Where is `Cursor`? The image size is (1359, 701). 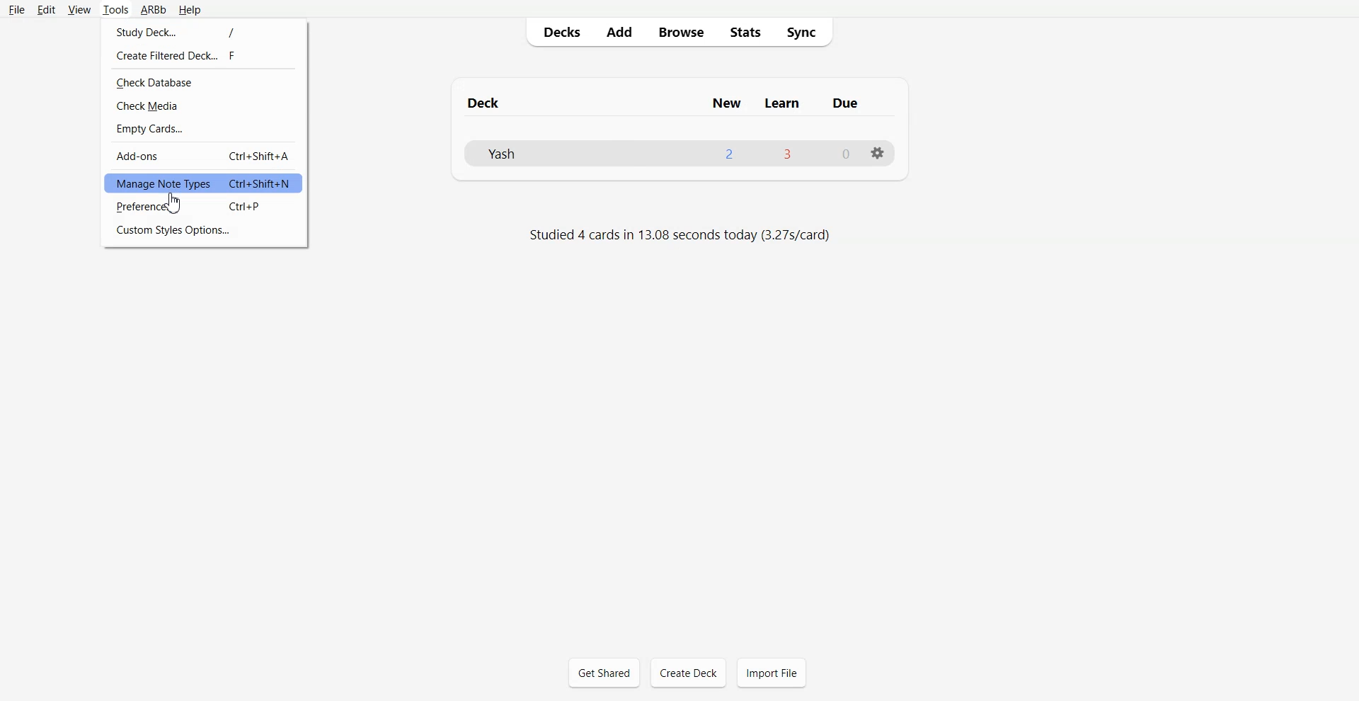
Cursor is located at coordinates (174, 203).